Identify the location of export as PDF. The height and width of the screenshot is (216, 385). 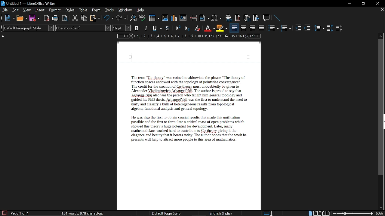
(47, 18).